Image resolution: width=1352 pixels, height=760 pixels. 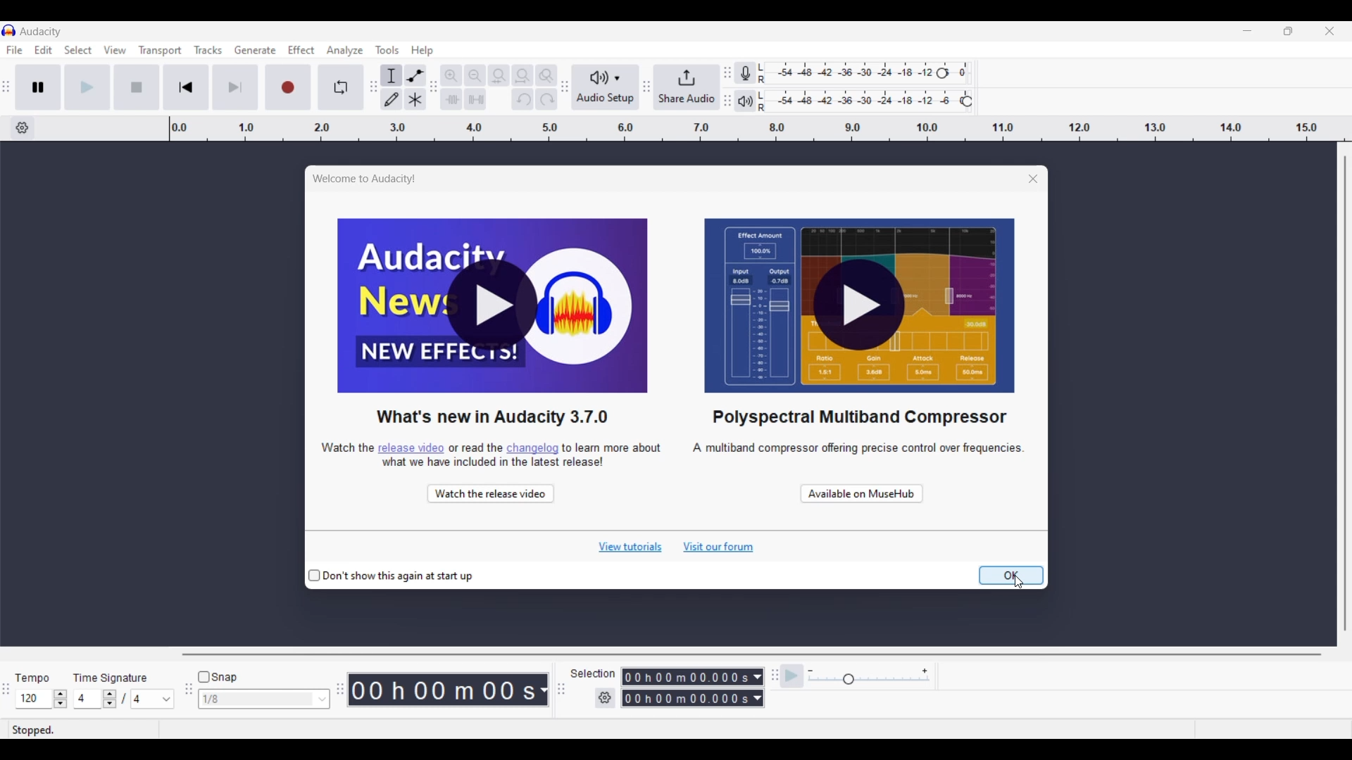 What do you see at coordinates (235, 87) in the screenshot?
I see `Skip/Select to end` at bounding box center [235, 87].